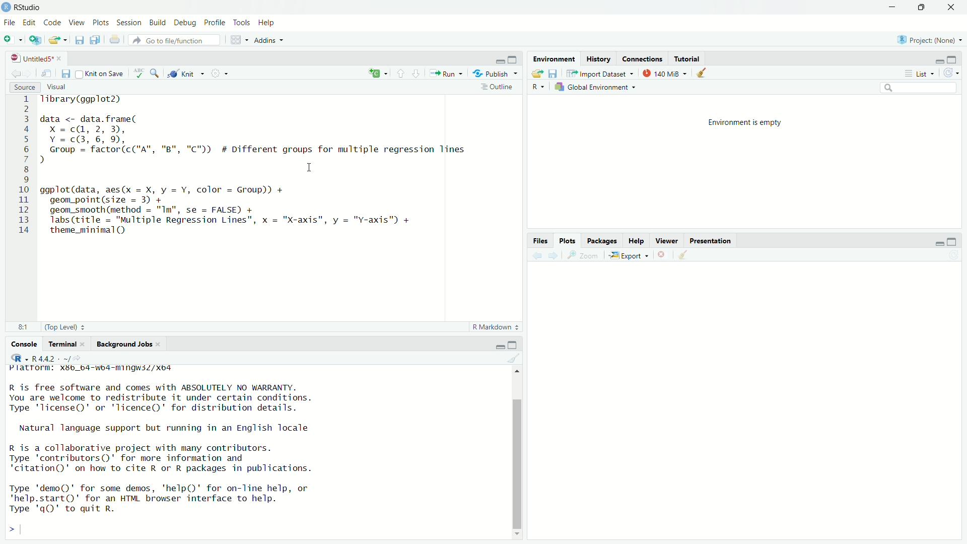 This screenshot has height=544, width=967. What do you see at coordinates (703, 74) in the screenshot?
I see `clear` at bounding box center [703, 74].